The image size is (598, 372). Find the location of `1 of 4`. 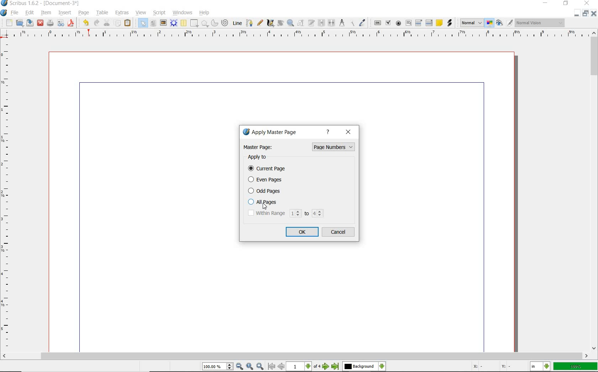

1 of 4 is located at coordinates (304, 367).